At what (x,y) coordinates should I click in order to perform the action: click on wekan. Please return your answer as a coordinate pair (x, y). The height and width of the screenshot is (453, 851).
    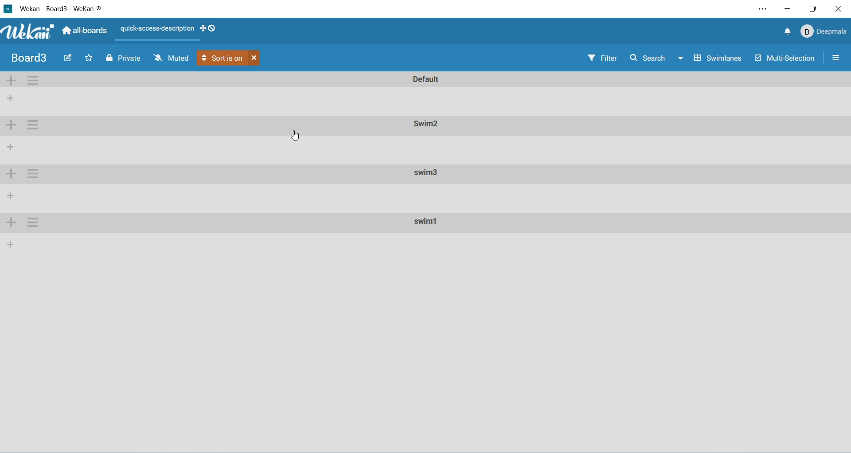
    Looking at the image, I should click on (28, 33).